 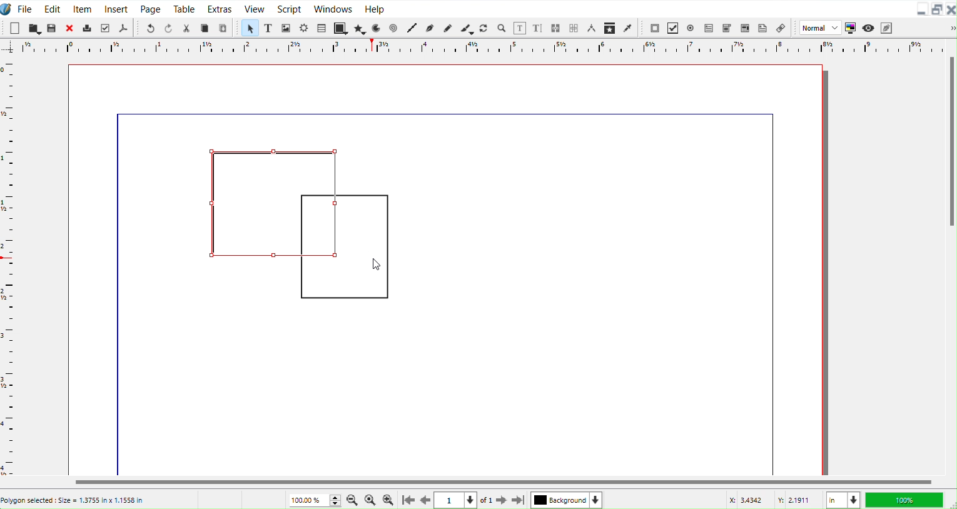 I want to click on Go to First Page, so click(x=407, y=500).